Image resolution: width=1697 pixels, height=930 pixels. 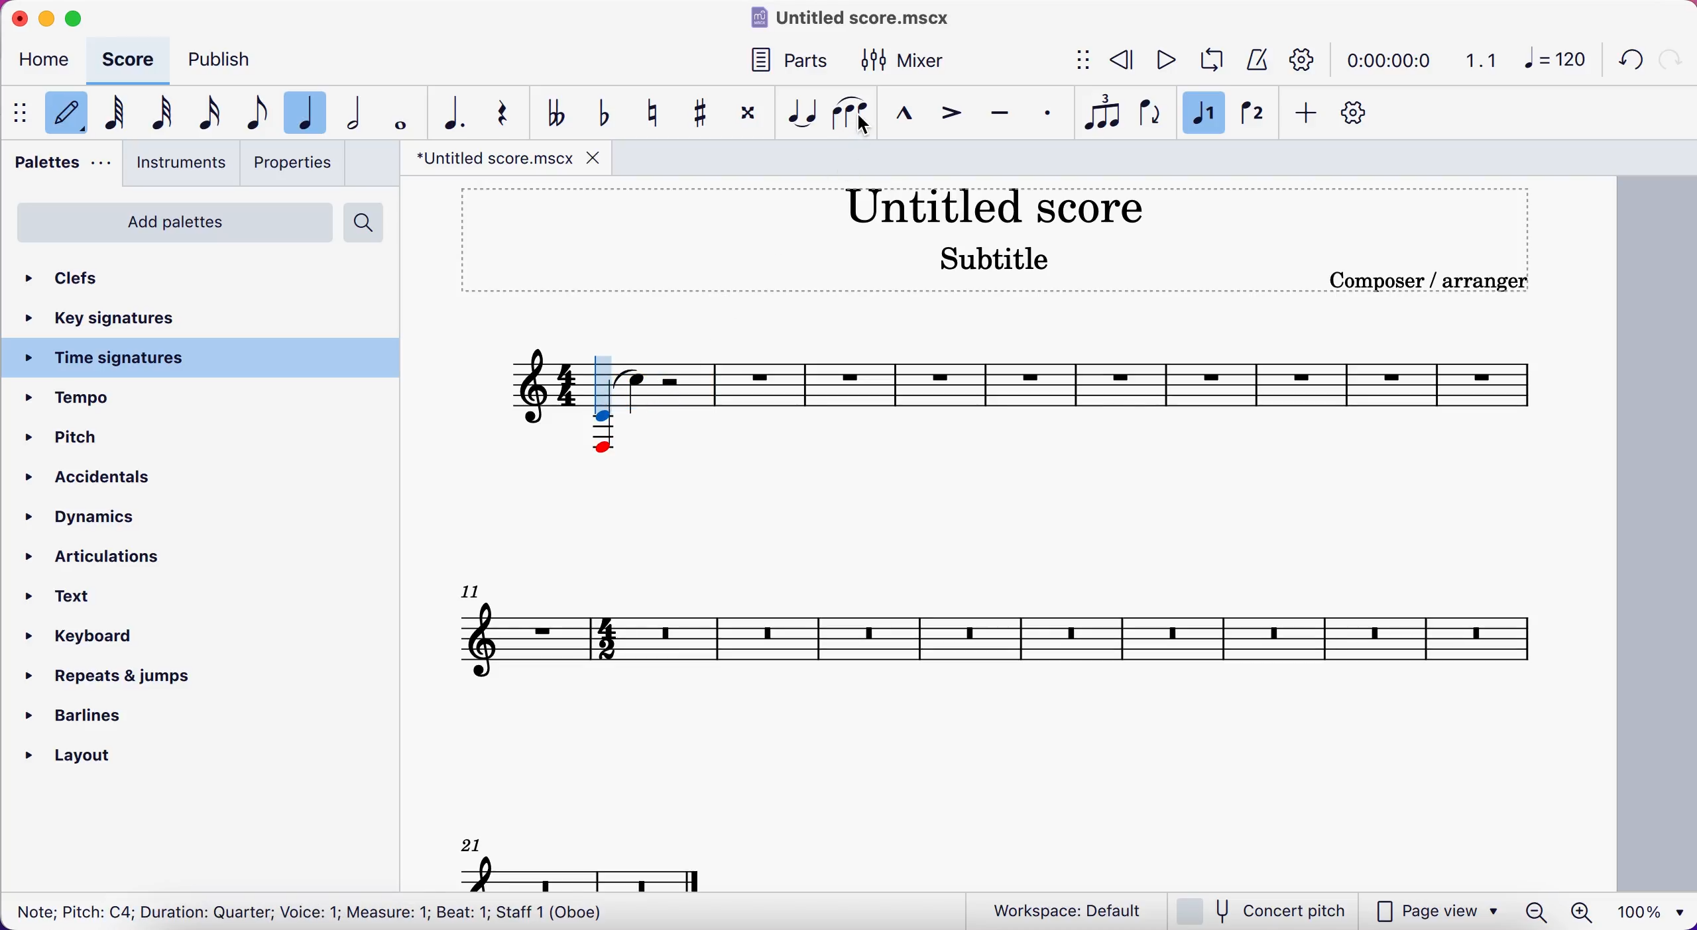 What do you see at coordinates (1434, 912) in the screenshot?
I see `page view` at bounding box center [1434, 912].